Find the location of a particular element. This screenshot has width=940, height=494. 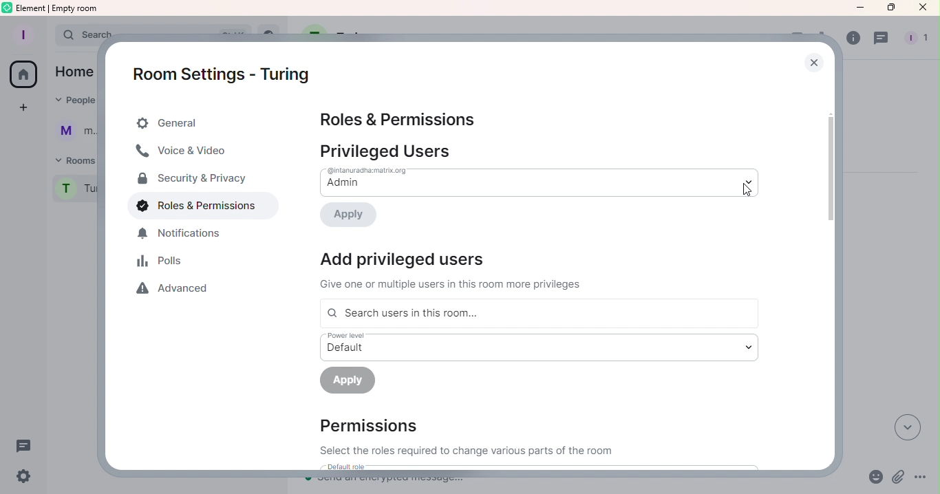

Rooms is located at coordinates (74, 158).